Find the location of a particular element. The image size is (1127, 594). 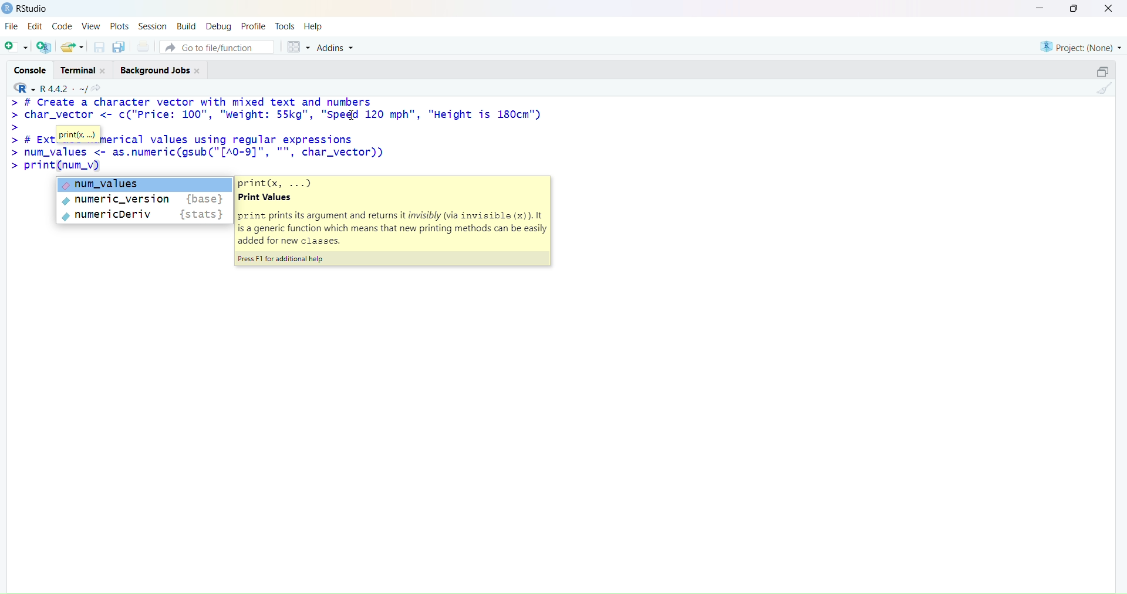

Addins is located at coordinates (336, 48).